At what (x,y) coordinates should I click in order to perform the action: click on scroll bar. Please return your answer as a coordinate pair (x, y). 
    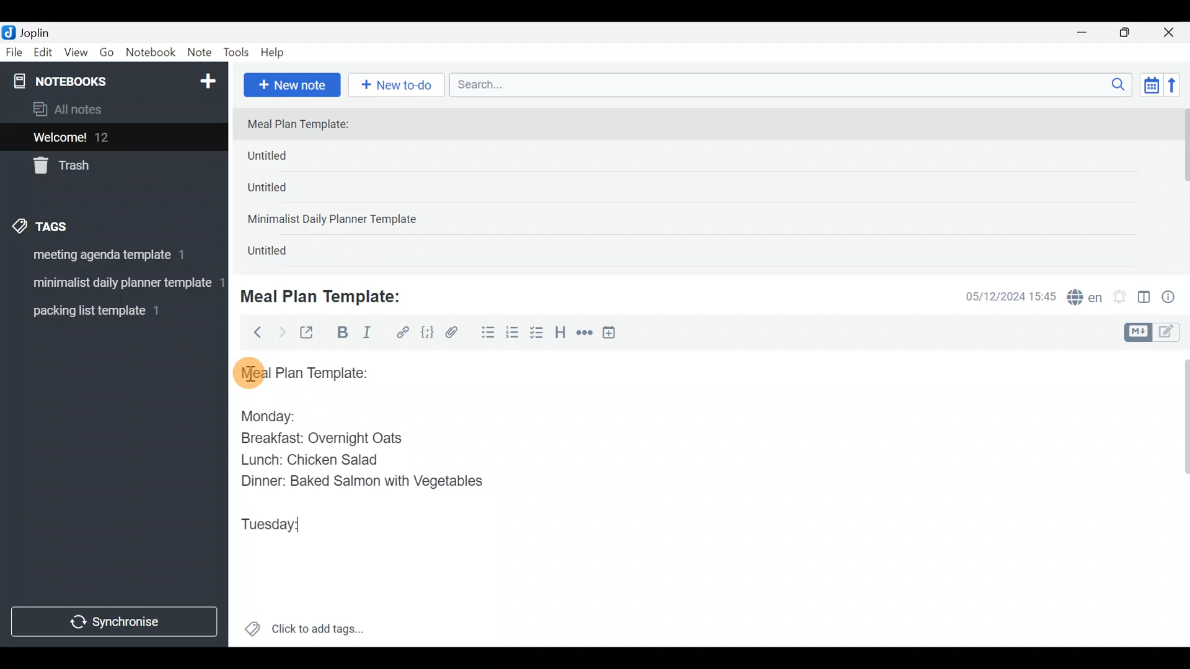
    Looking at the image, I should click on (1182, 187).